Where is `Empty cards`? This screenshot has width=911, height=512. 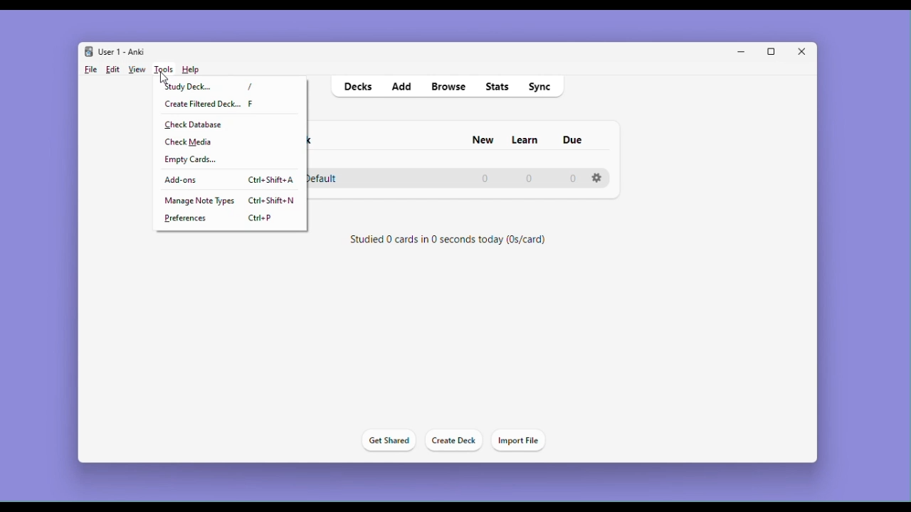 Empty cards is located at coordinates (191, 161).